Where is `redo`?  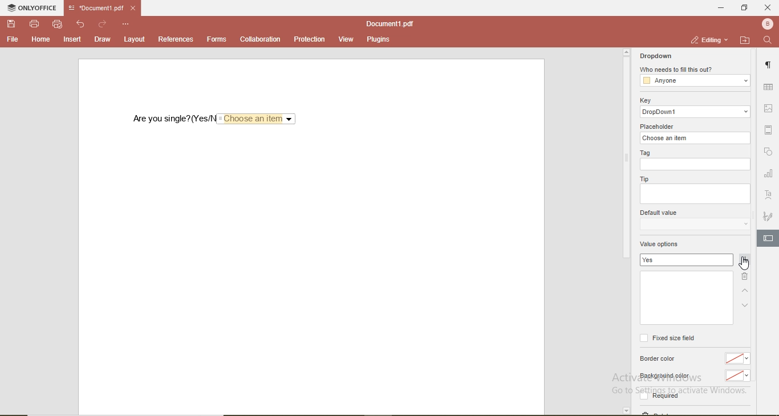
redo is located at coordinates (103, 25).